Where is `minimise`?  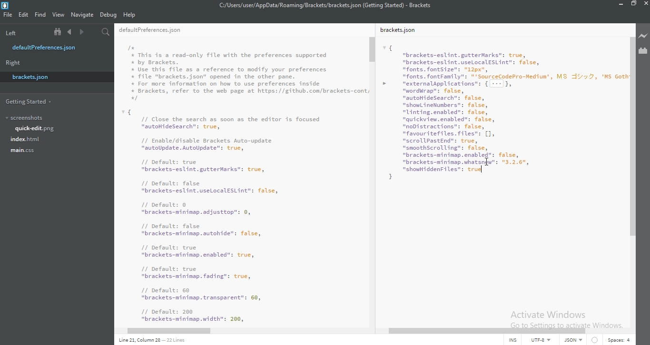 minimise is located at coordinates (619, 5).